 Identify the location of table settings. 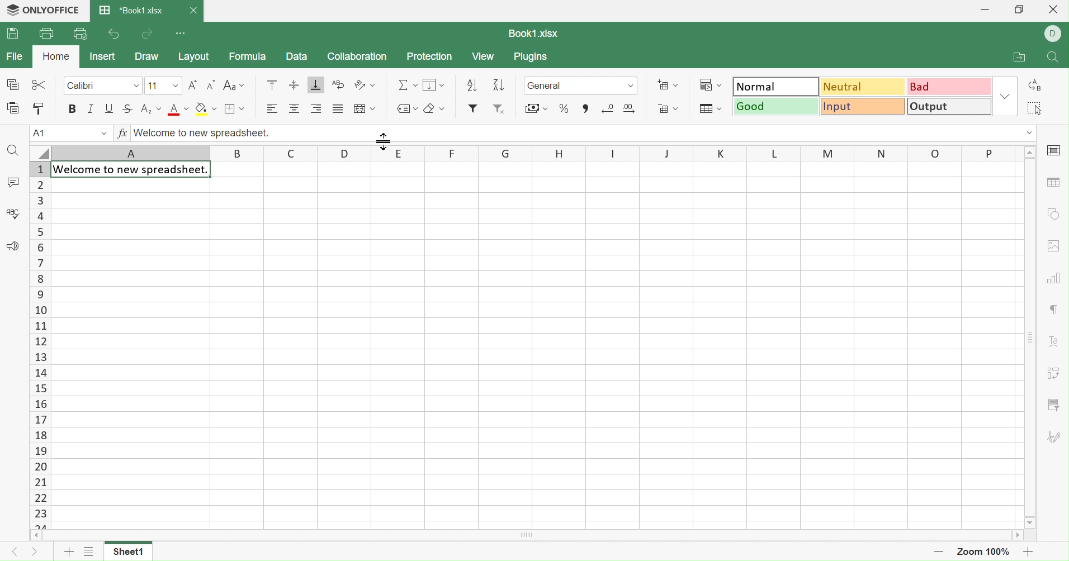
(1052, 182).